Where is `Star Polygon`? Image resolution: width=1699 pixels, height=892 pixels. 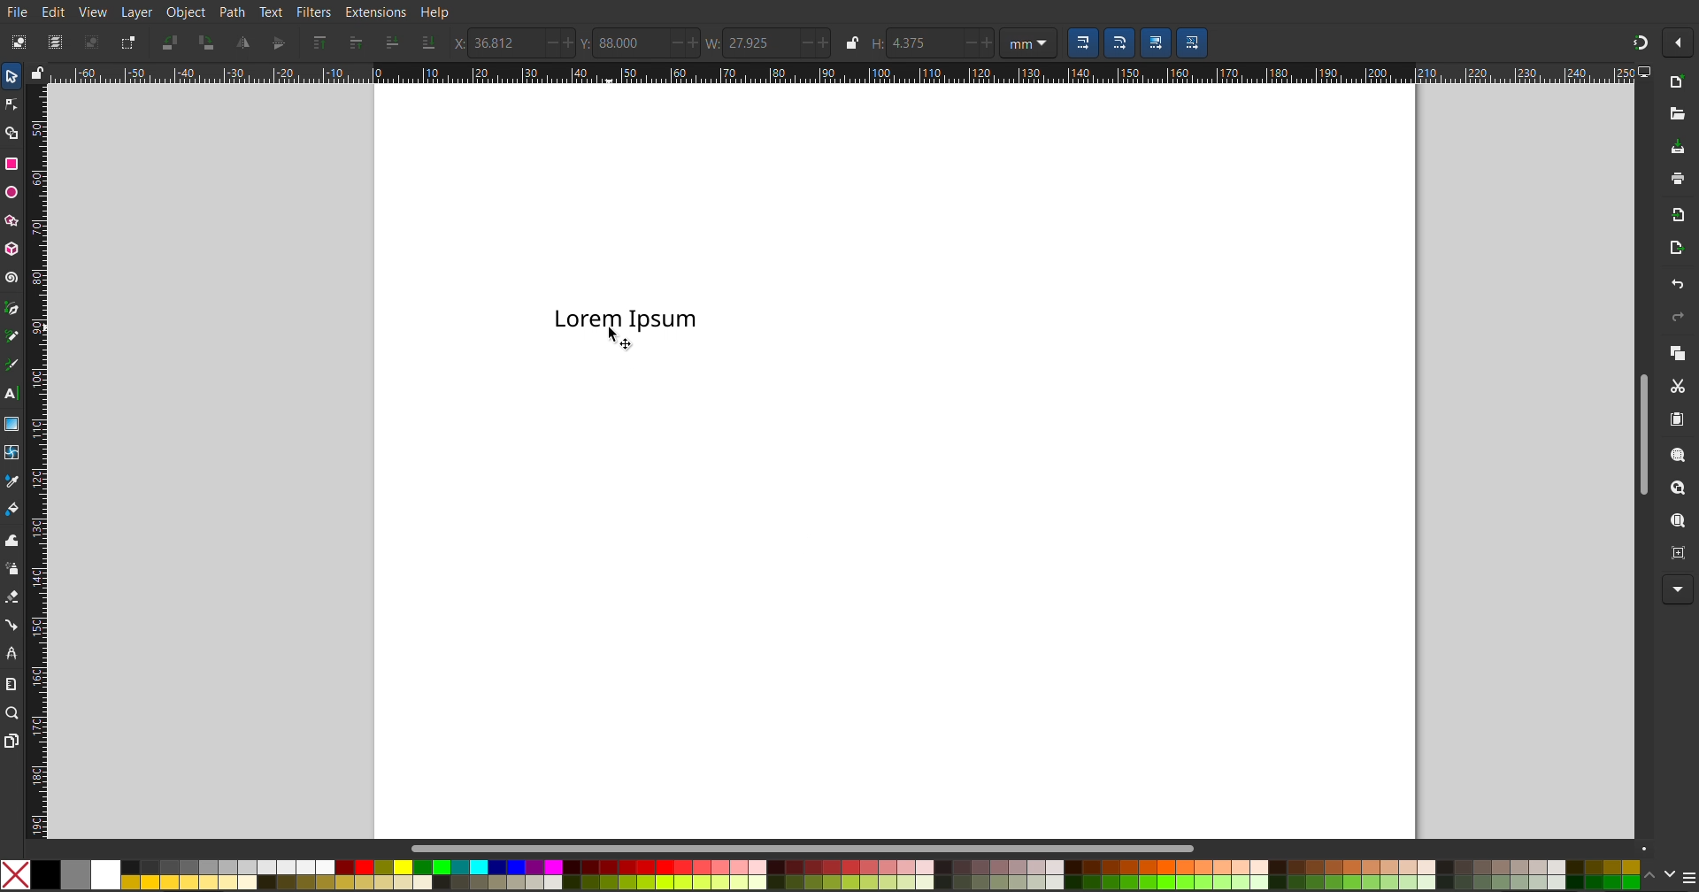 Star Polygon is located at coordinates (15, 218).